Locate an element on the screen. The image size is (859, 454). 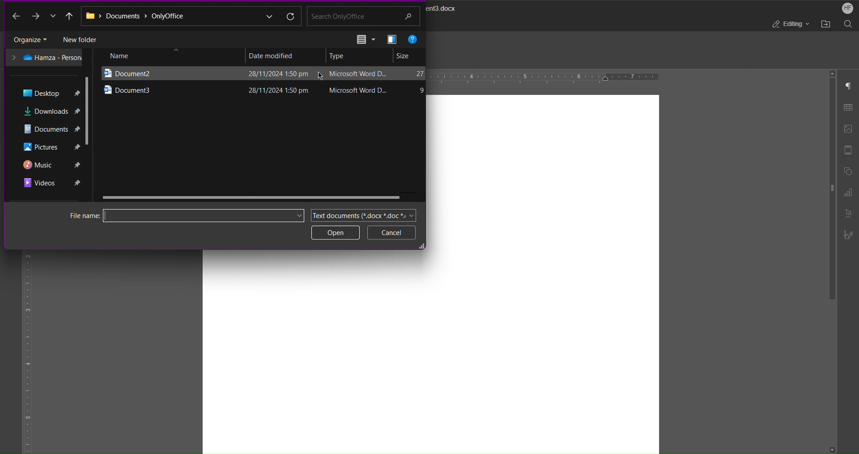
Microsoft word D... is located at coordinates (359, 88).